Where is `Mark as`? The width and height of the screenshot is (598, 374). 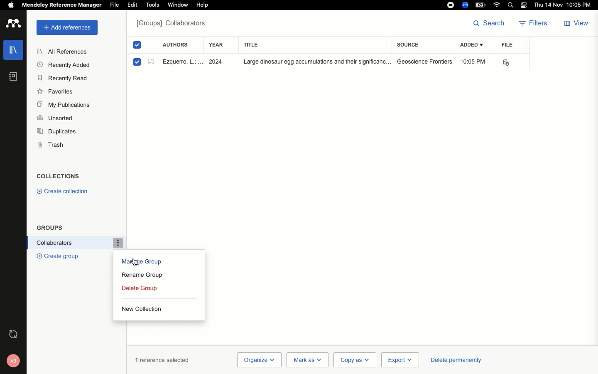
Mark as is located at coordinates (309, 359).